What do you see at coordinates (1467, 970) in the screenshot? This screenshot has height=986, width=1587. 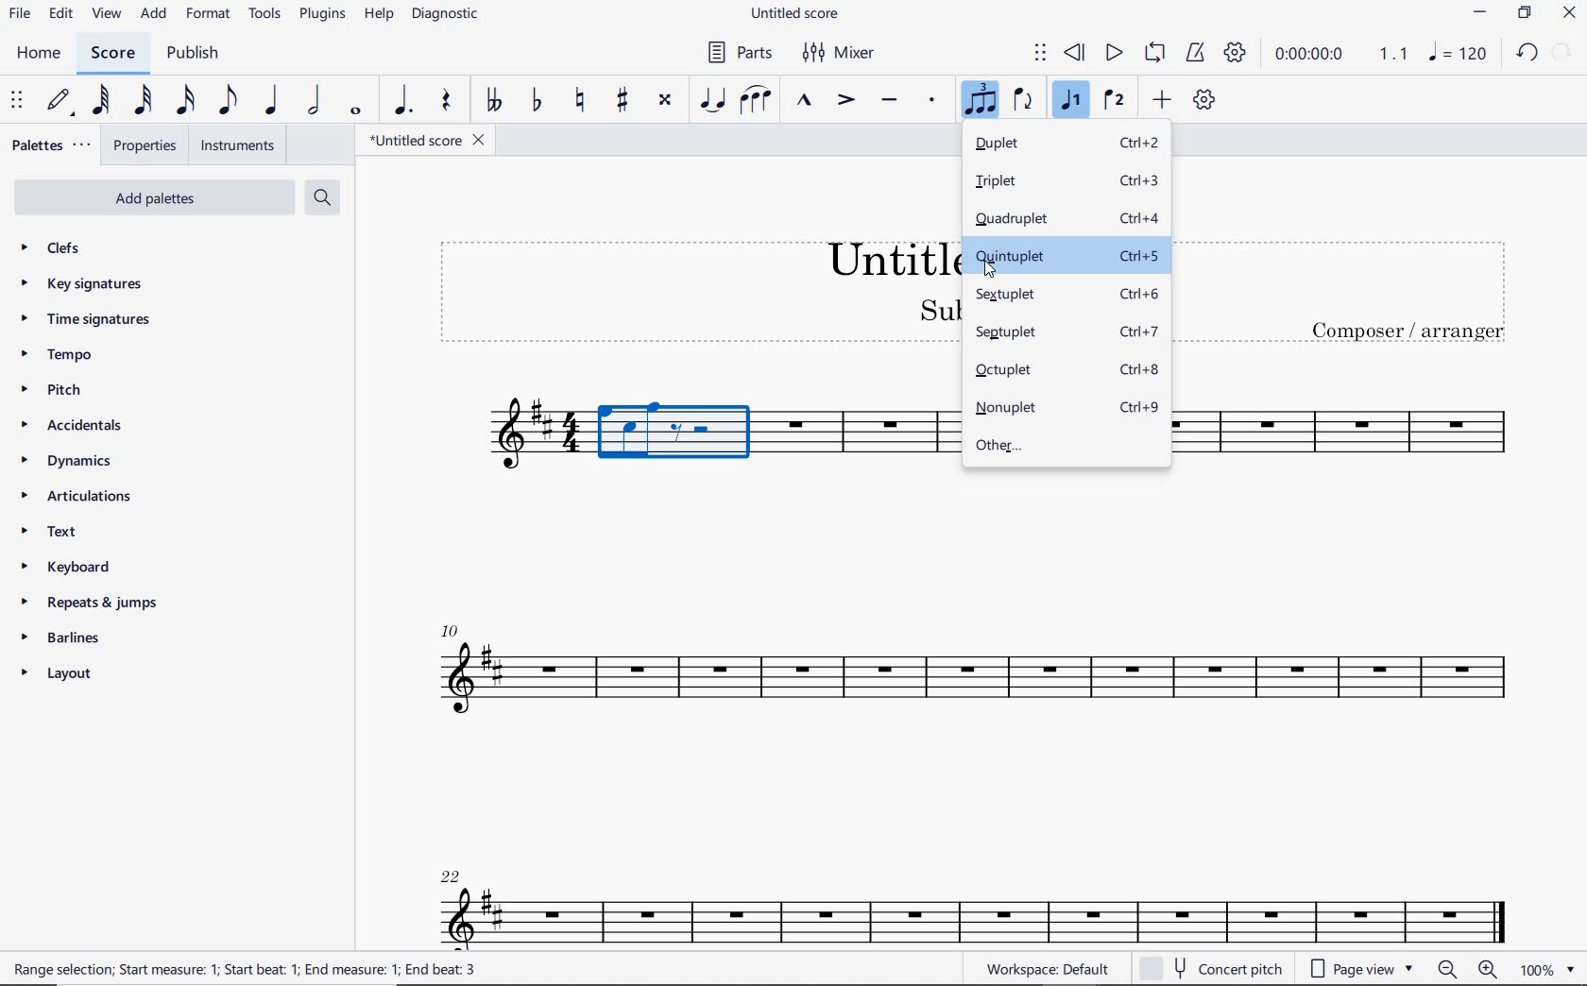 I see `zoom in or zoom out` at bounding box center [1467, 970].